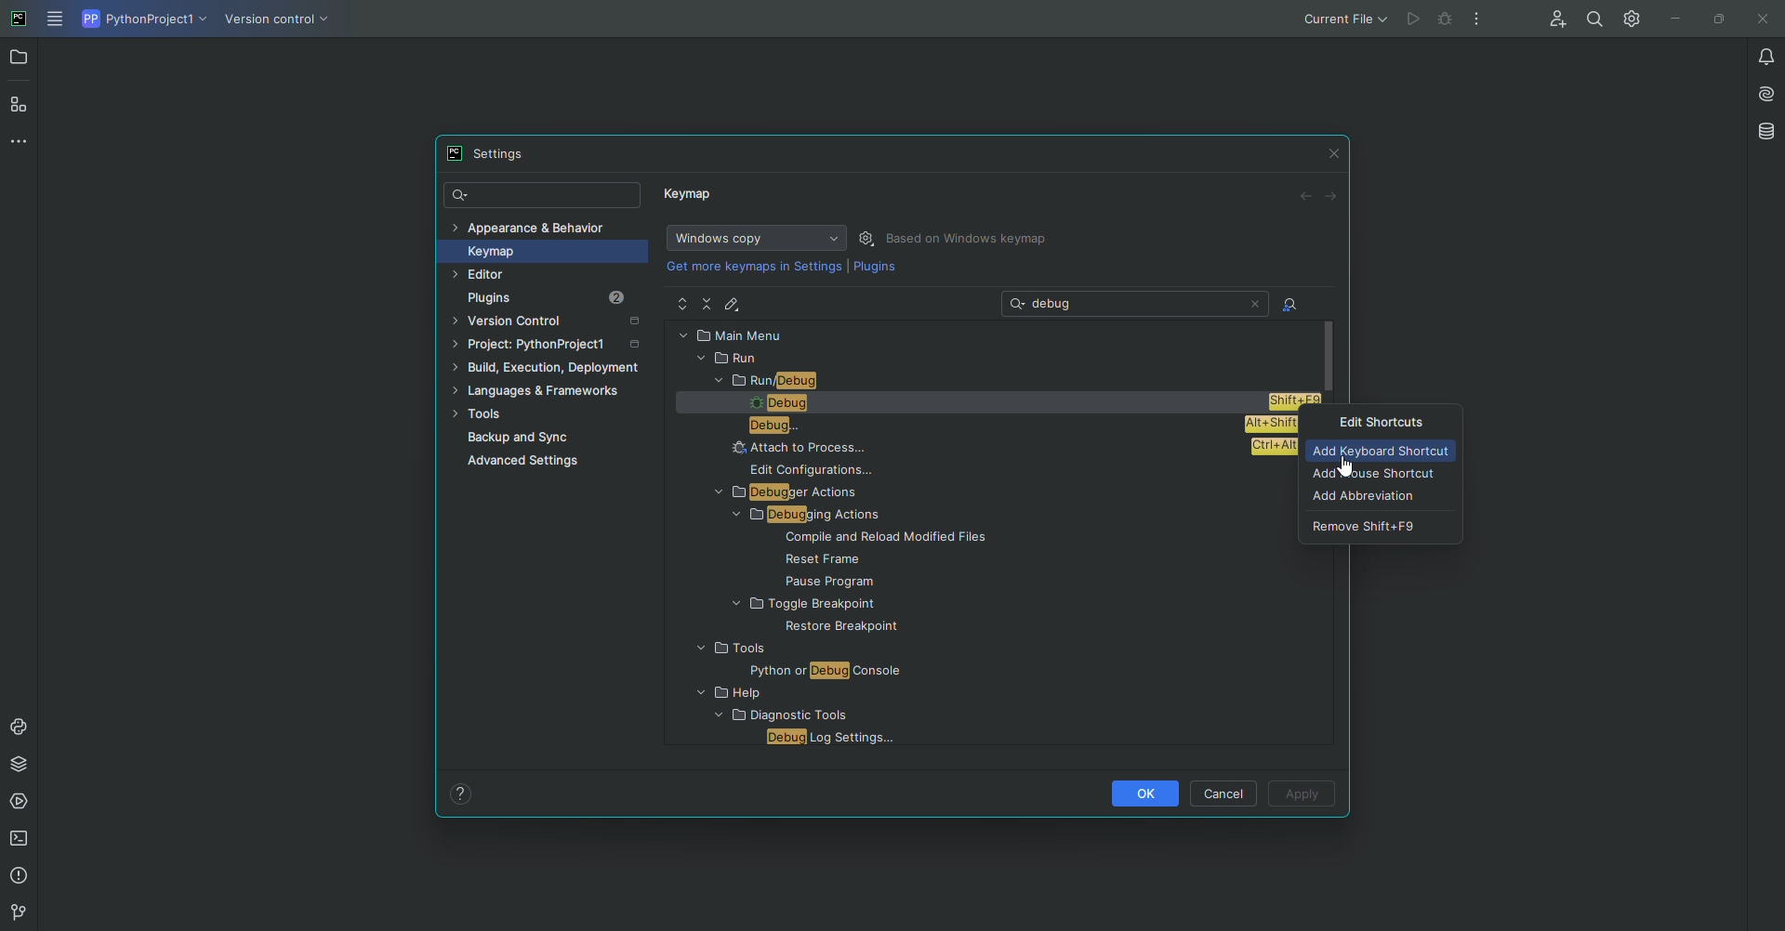 This screenshot has height=931, width=1785. I want to click on Project, so click(549, 347).